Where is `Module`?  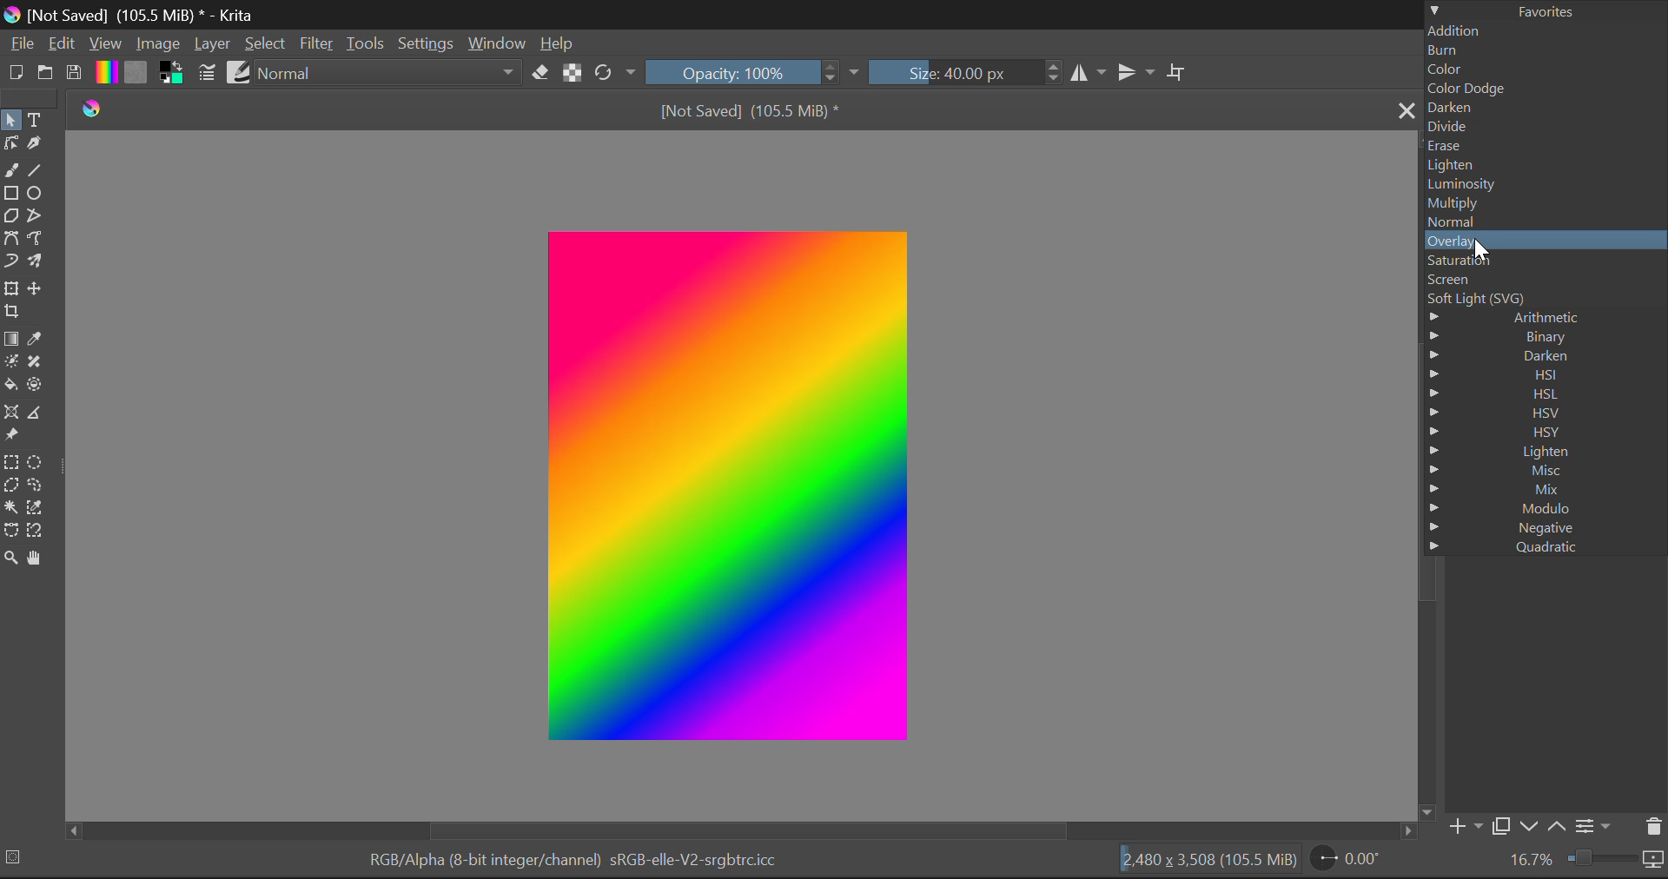
Module is located at coordinates (1544, 508).